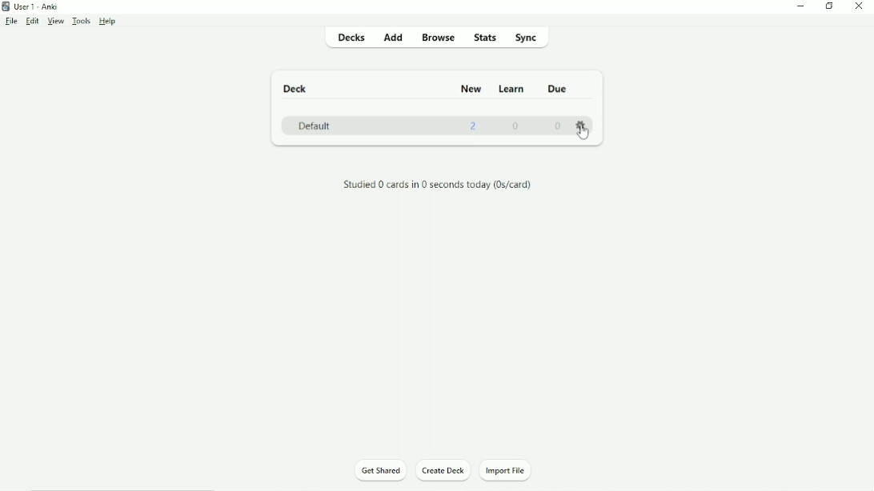  What do you see at coordinates (803, 6) in the screenshot?
I see `Minimize` at bounding box center [803, 6].